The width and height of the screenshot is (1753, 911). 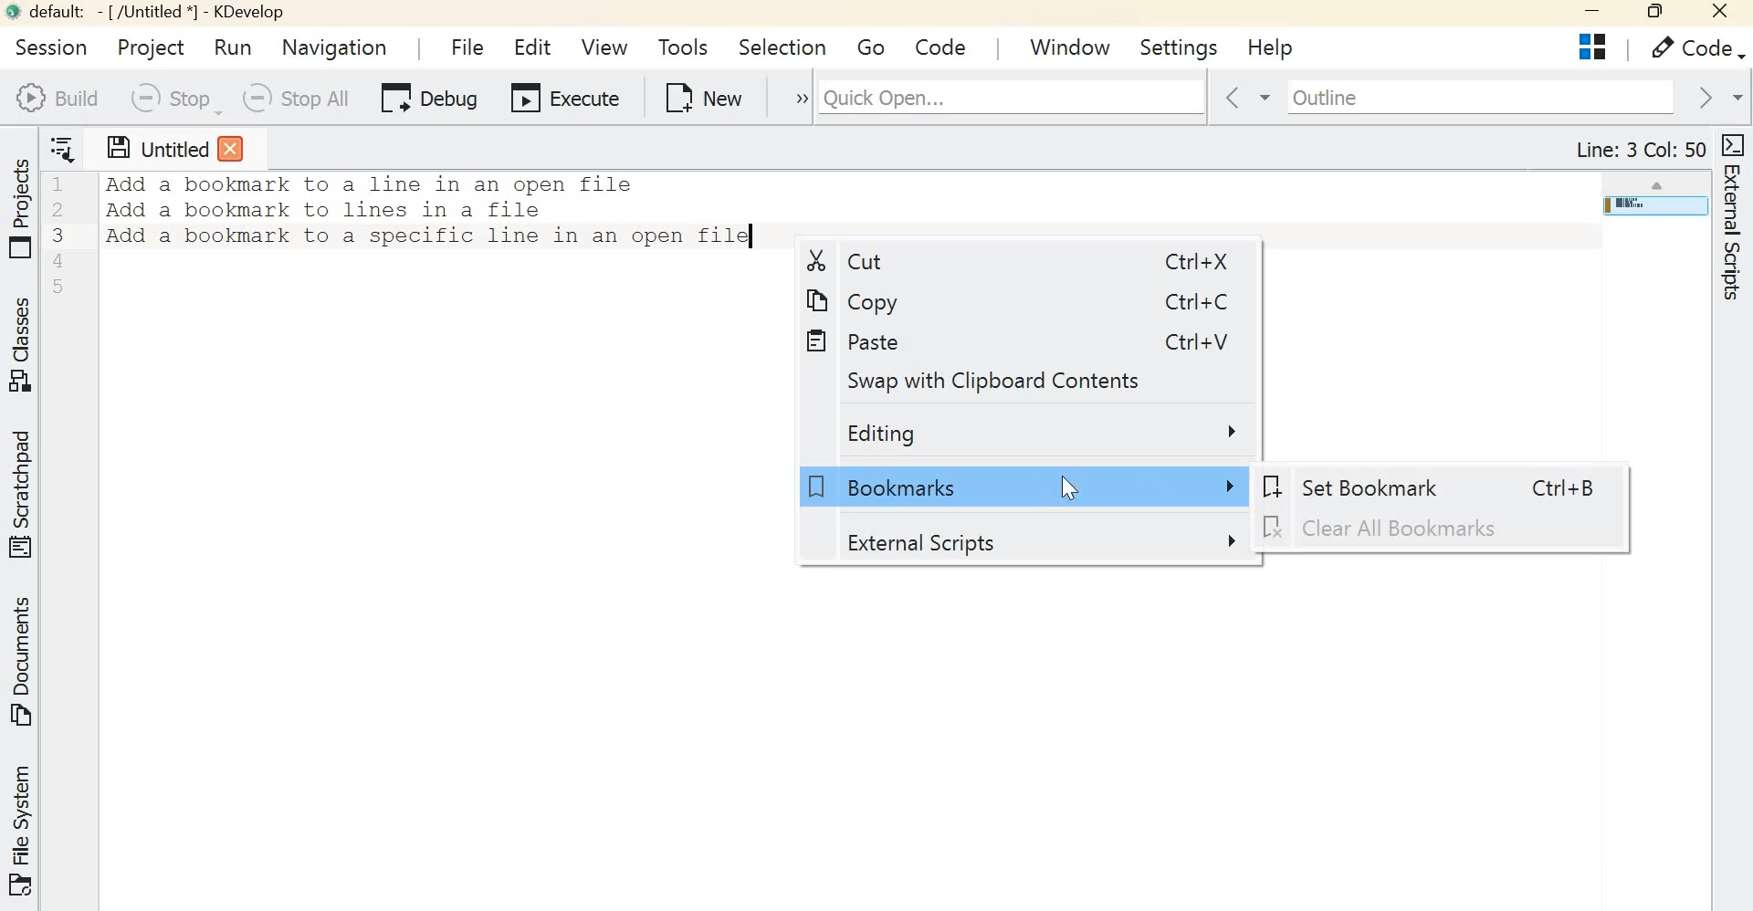 I want to click on Selection, so click(x=782, y=46).